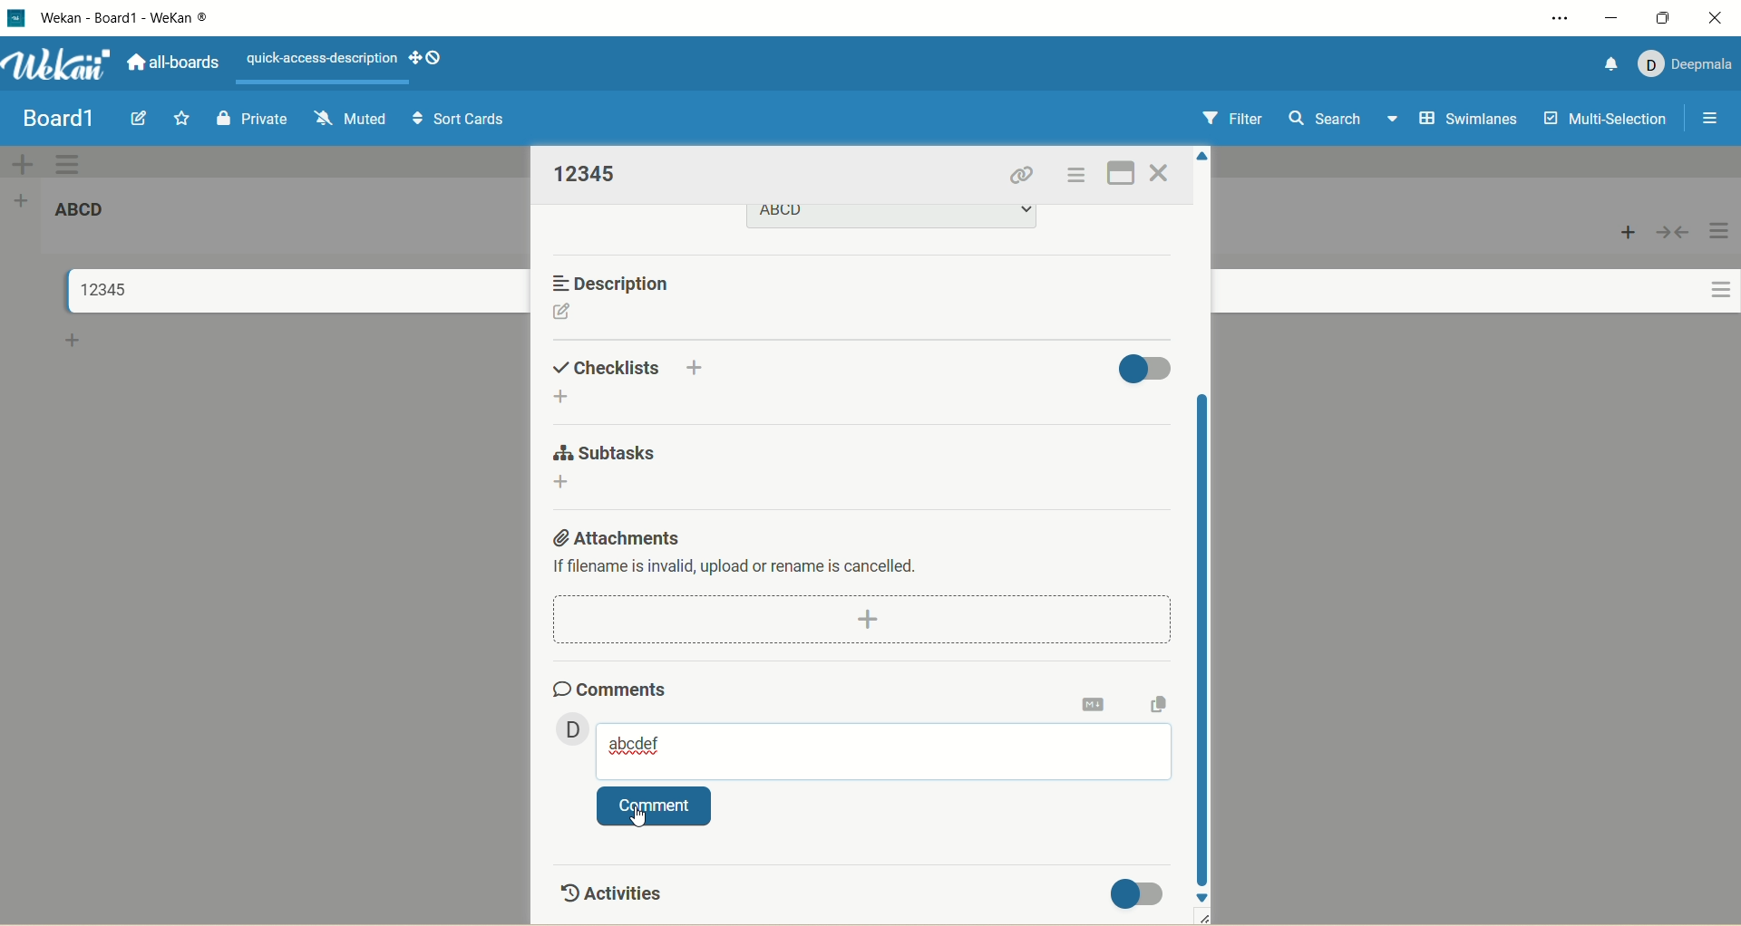  What do you see at coordinates (608, 890) in the screenshot?
I see `activities` at bounding box center [608, 890].